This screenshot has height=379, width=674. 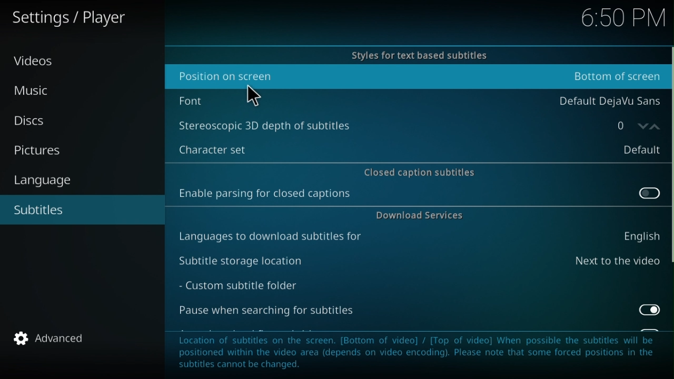 I want to click on Font, so click(x=418, y=98).